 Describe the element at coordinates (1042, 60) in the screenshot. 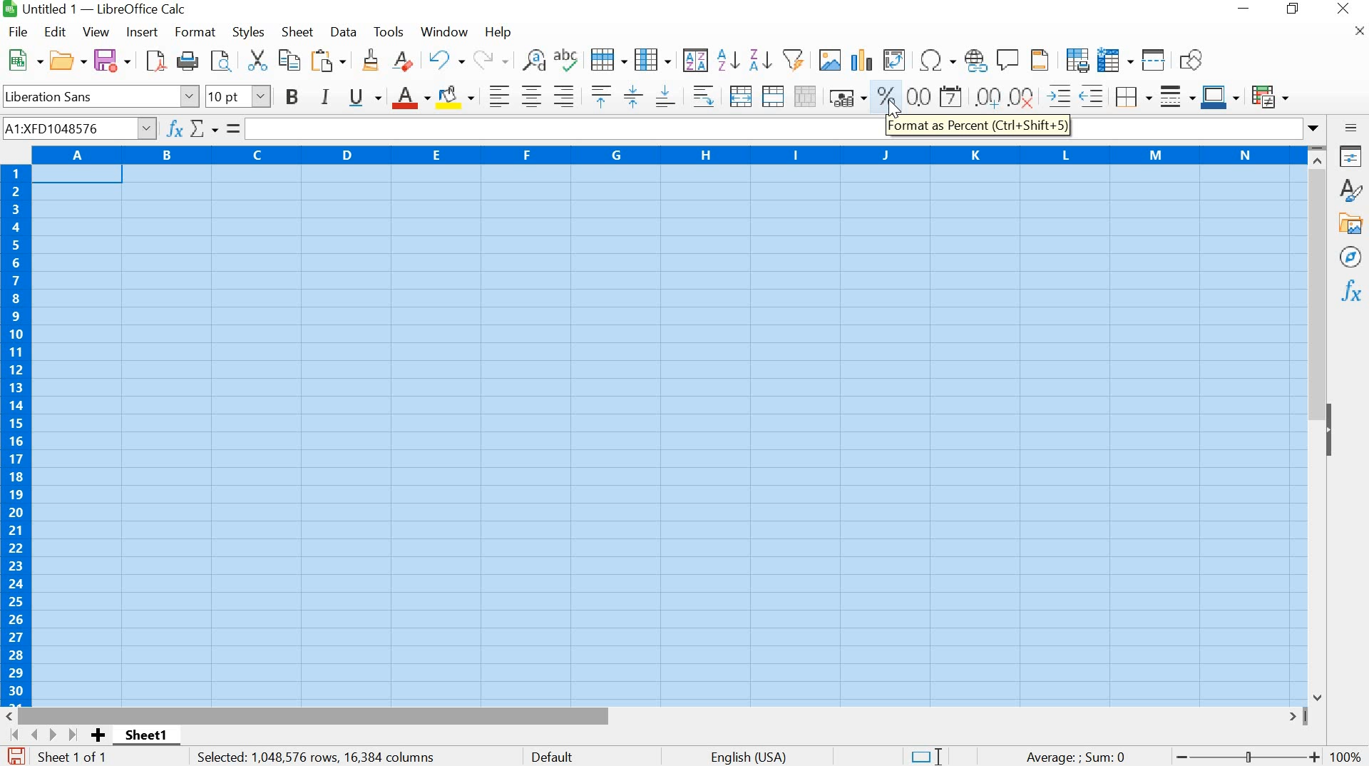

I see `Headers and Footers` at that location.